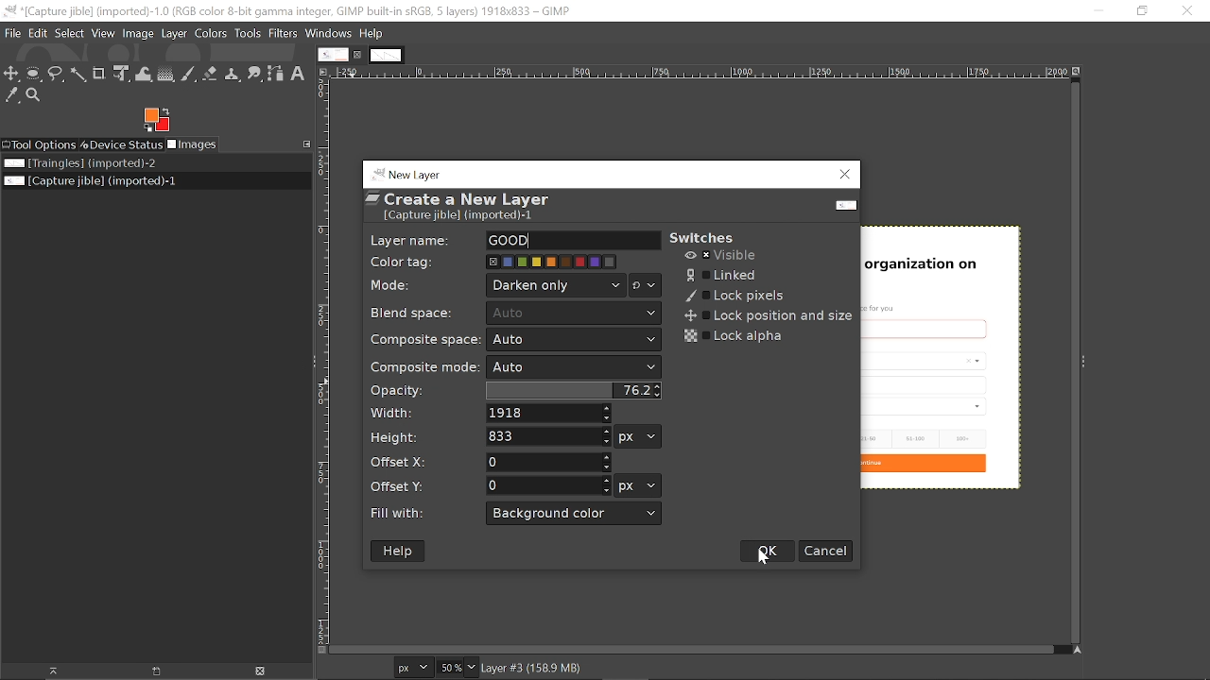 This screenshot has width=1210, height=680. What do you see at coordinates (69, 34) in the screenshot?
I see `Select` at bounding box center [69, 34].